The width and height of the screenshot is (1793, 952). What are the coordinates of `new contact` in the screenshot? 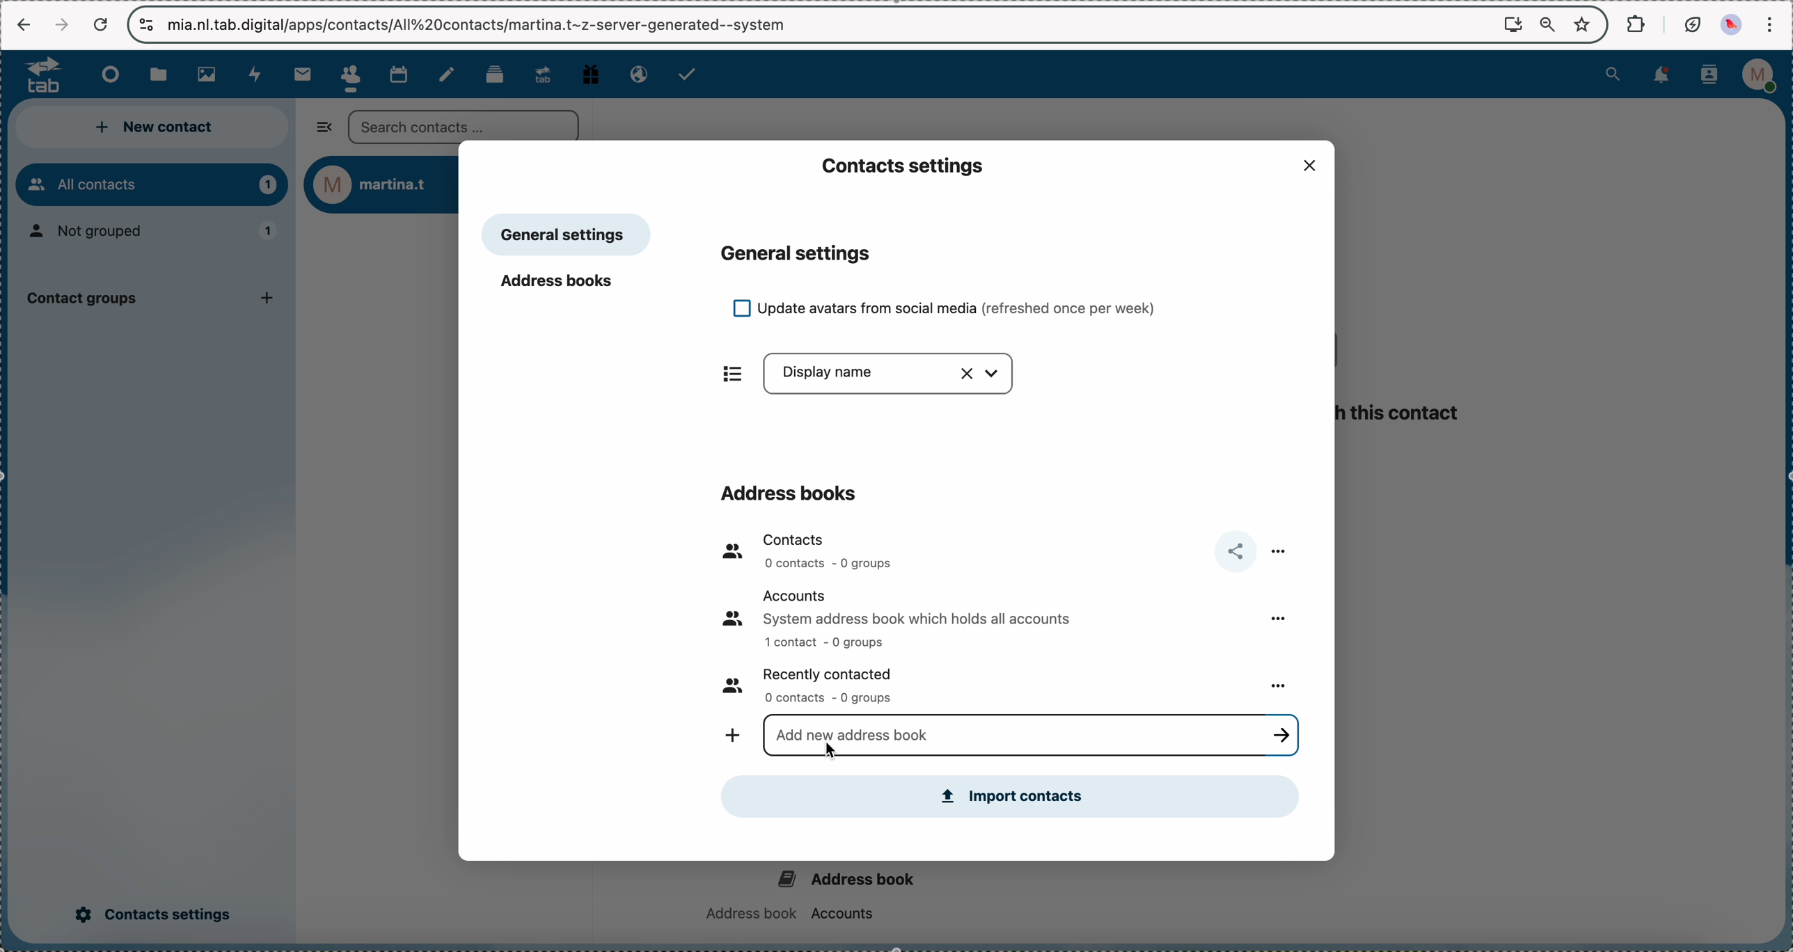 It's located at (156, 129).